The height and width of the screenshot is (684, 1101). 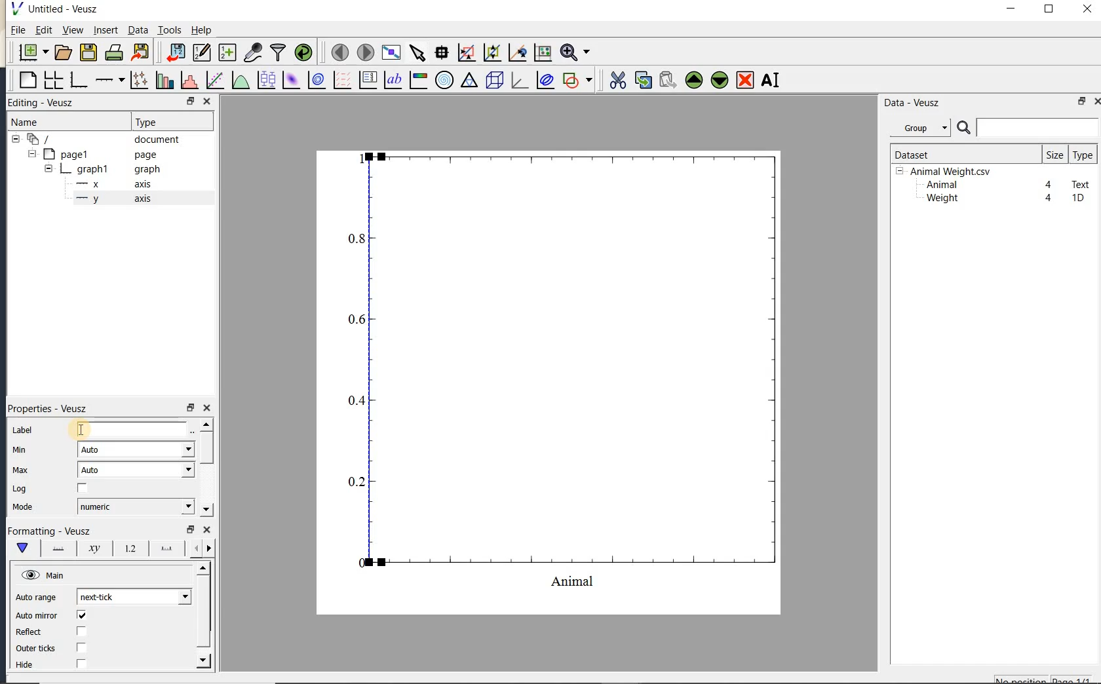 I want to click on page1, so click(x=94, y=155).